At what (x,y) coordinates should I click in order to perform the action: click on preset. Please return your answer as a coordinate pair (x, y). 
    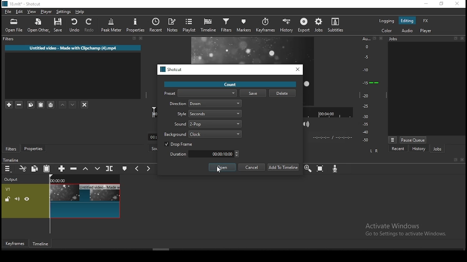
    Looking at the image, I should click on (202, 93).